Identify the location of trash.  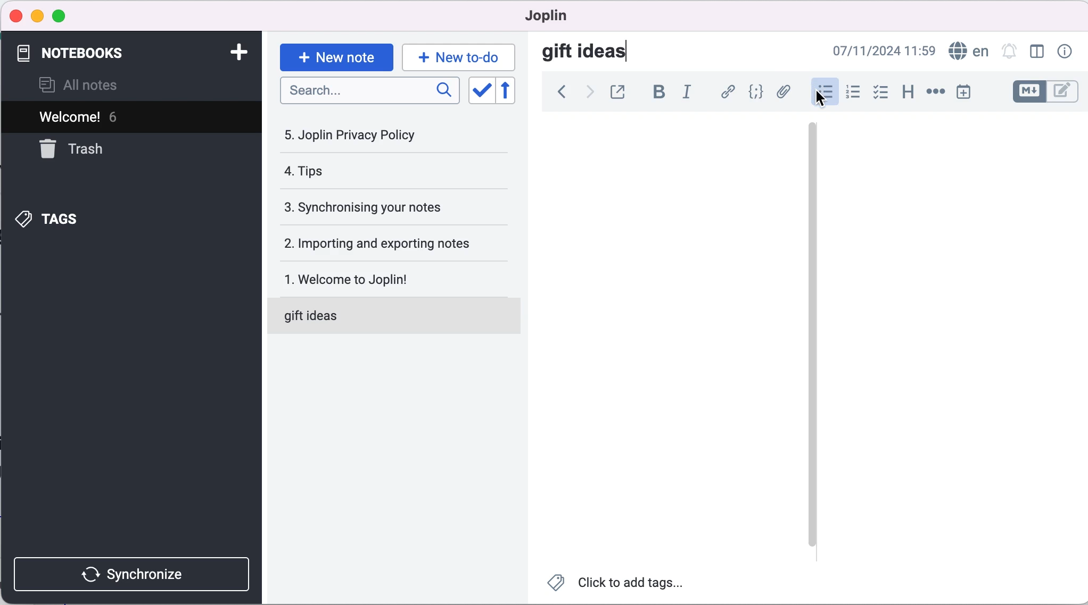
(83, 149).